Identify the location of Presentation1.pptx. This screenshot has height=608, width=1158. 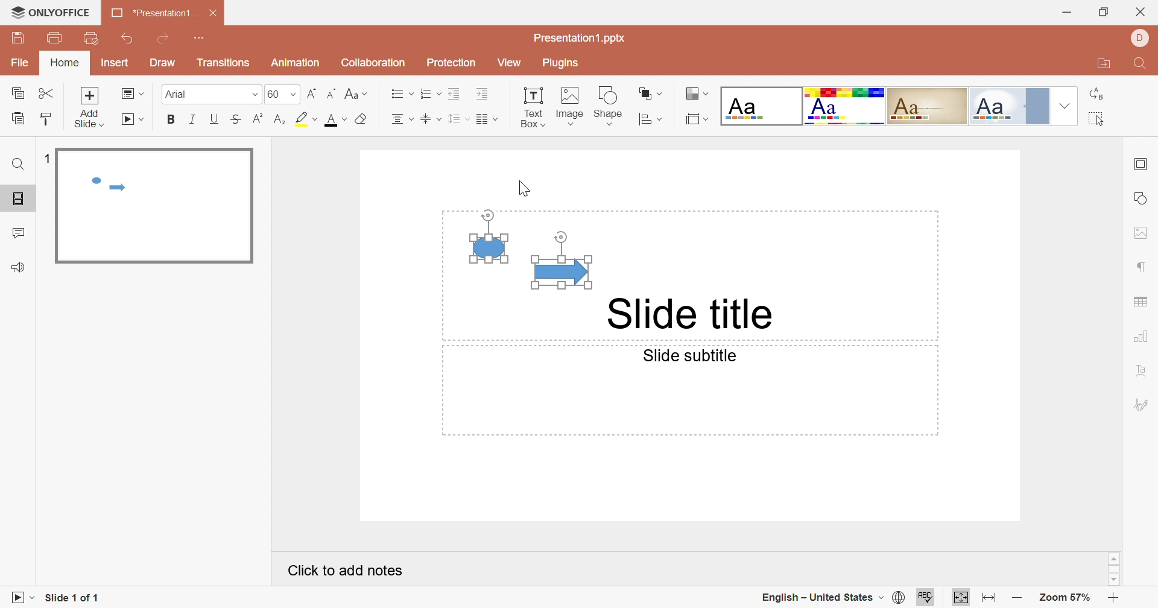
(581, 38).